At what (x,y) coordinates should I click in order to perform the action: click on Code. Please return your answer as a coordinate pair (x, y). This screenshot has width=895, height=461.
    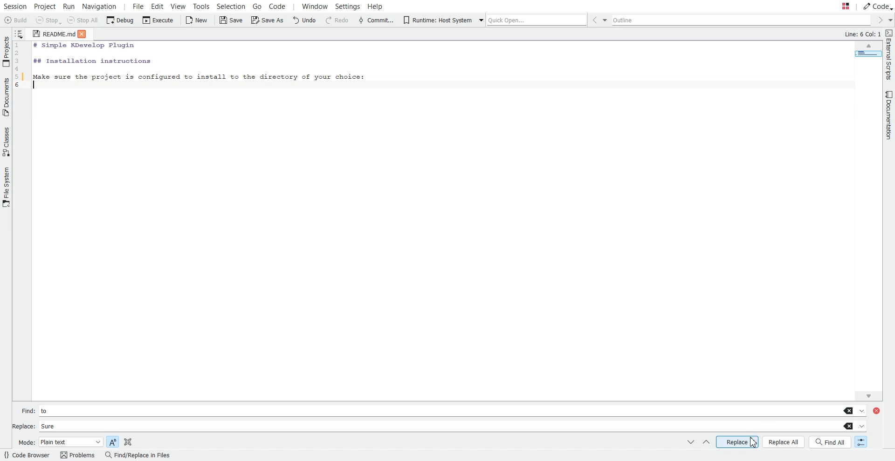
    Looking at the image, I should click on (282, 7).